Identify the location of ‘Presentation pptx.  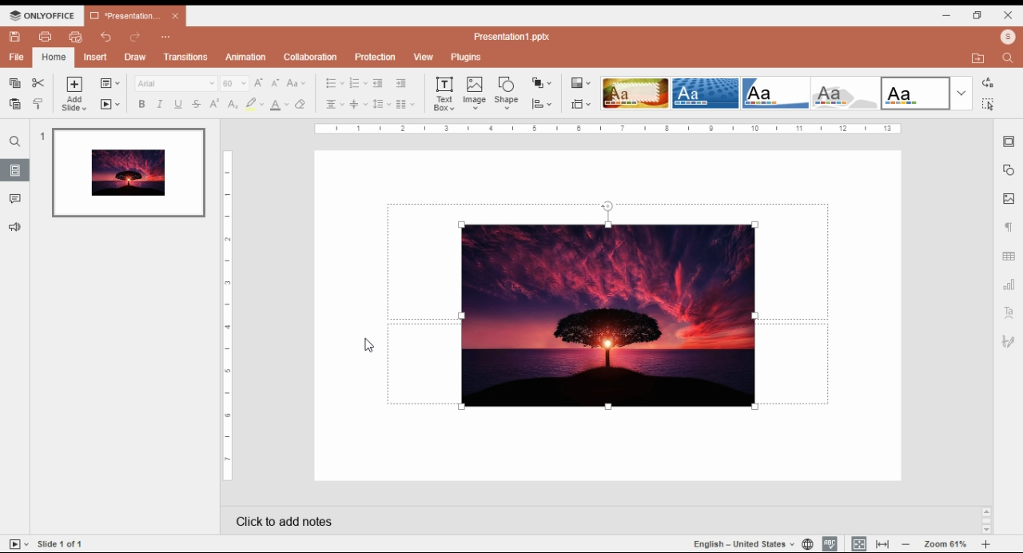
(513, 37).